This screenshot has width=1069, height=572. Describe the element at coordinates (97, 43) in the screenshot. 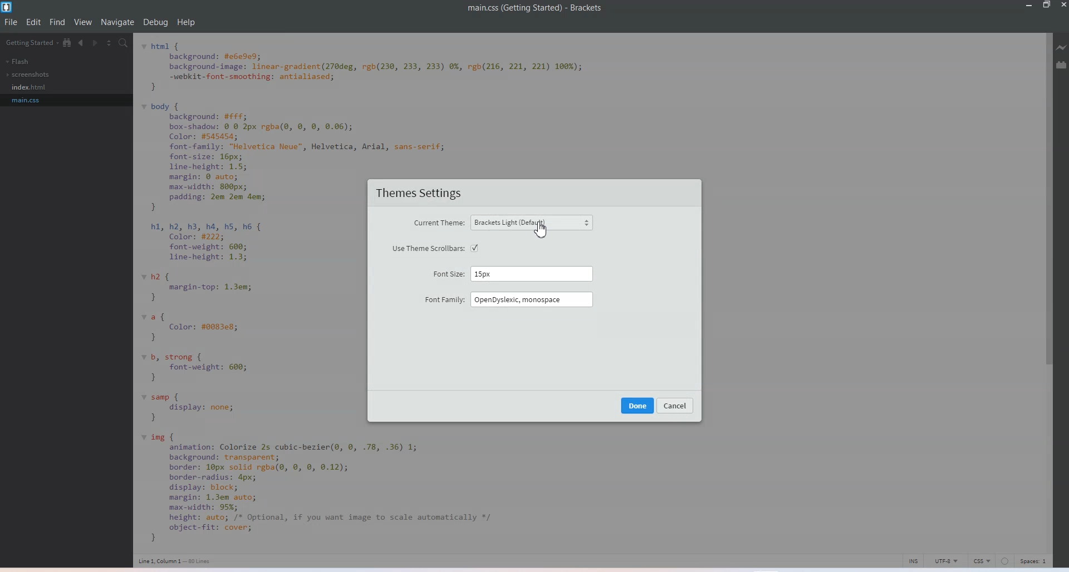

I see `Navigate Forward` at that location.